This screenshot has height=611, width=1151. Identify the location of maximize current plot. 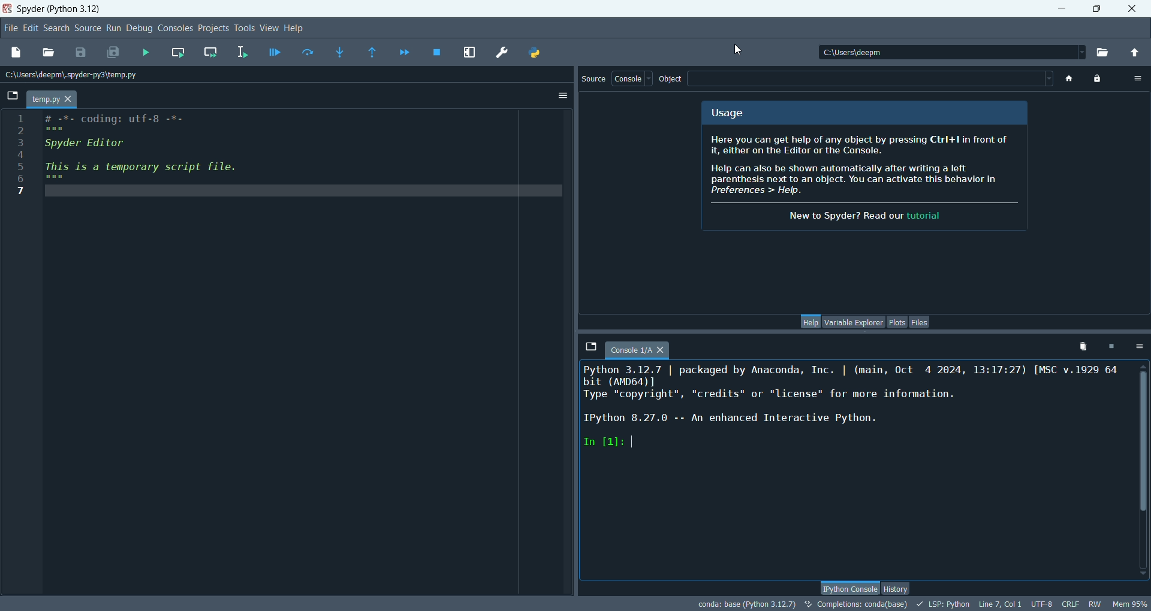
(471, 54).